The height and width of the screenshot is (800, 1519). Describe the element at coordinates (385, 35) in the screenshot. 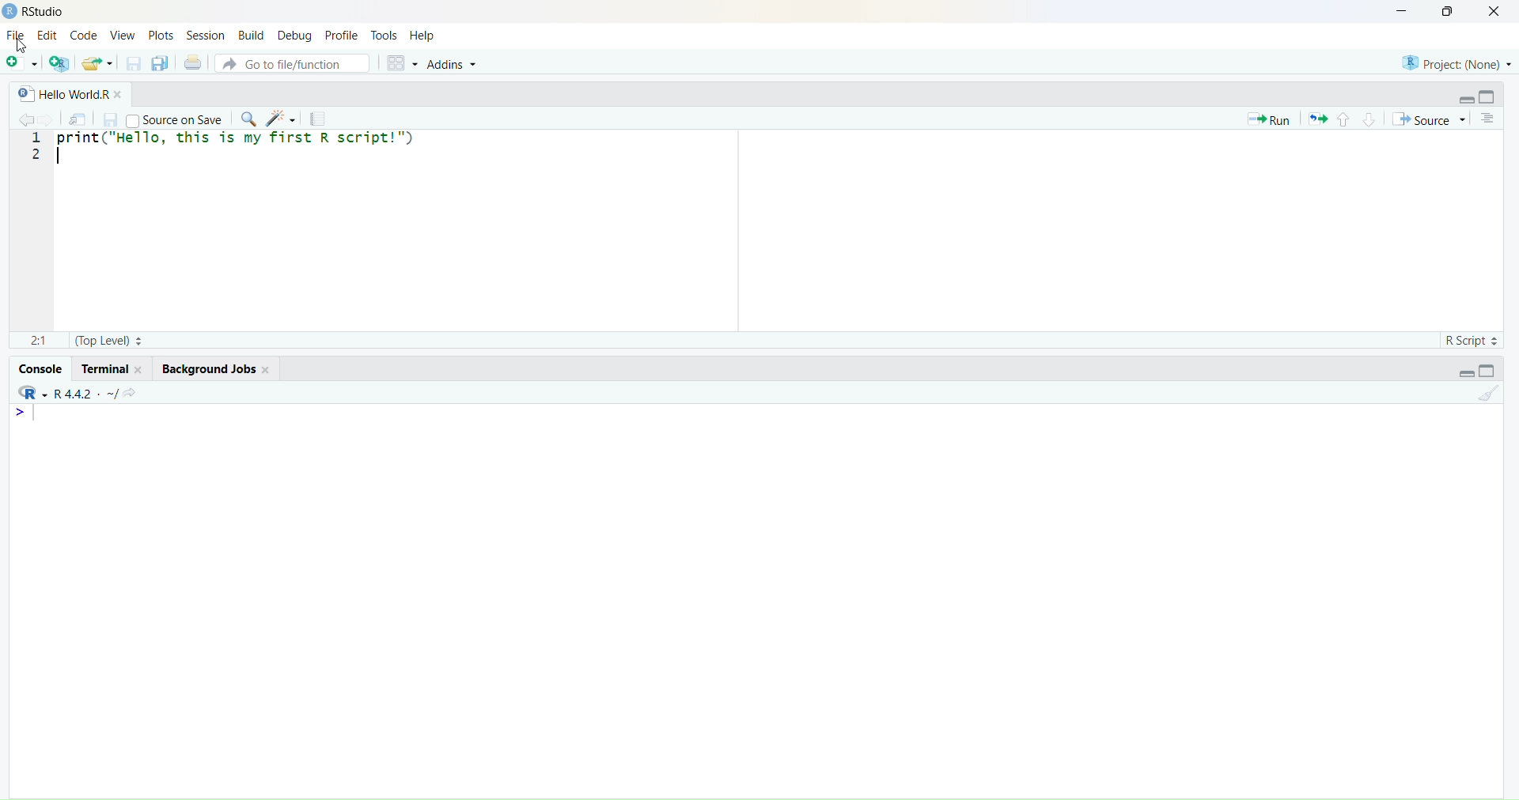

I see `Tools` at that location.